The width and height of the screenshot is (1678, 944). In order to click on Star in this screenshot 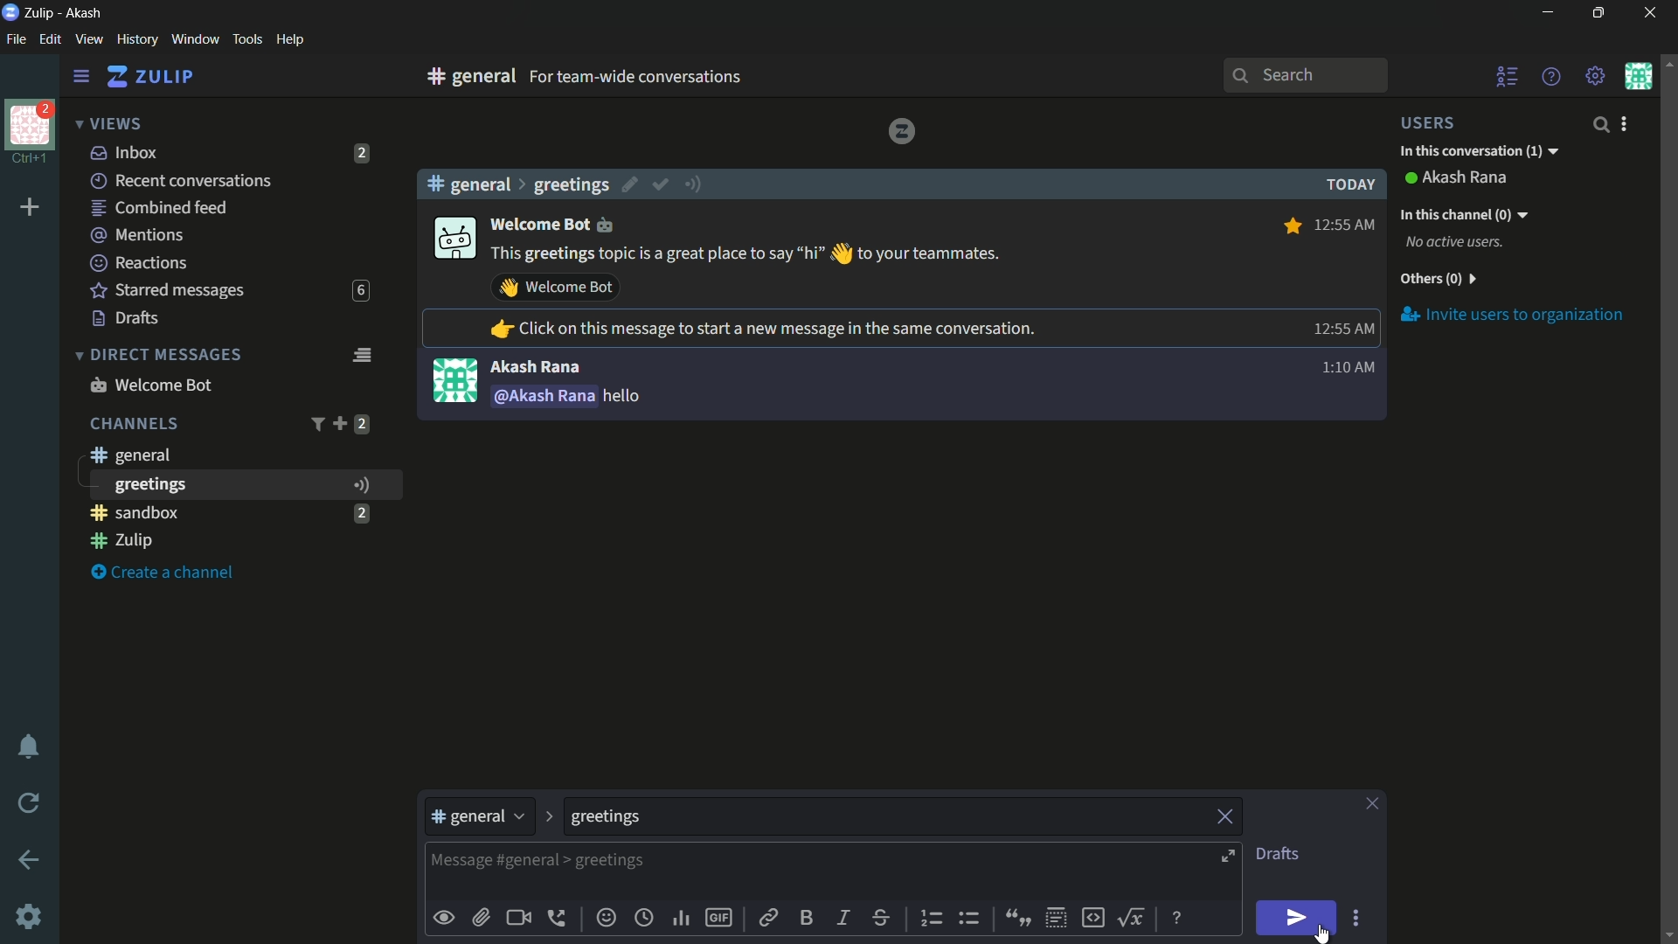, I will do `click(1290, 226)`.